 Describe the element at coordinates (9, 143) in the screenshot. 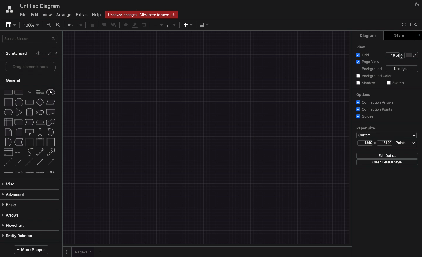

I see `And` at that location.